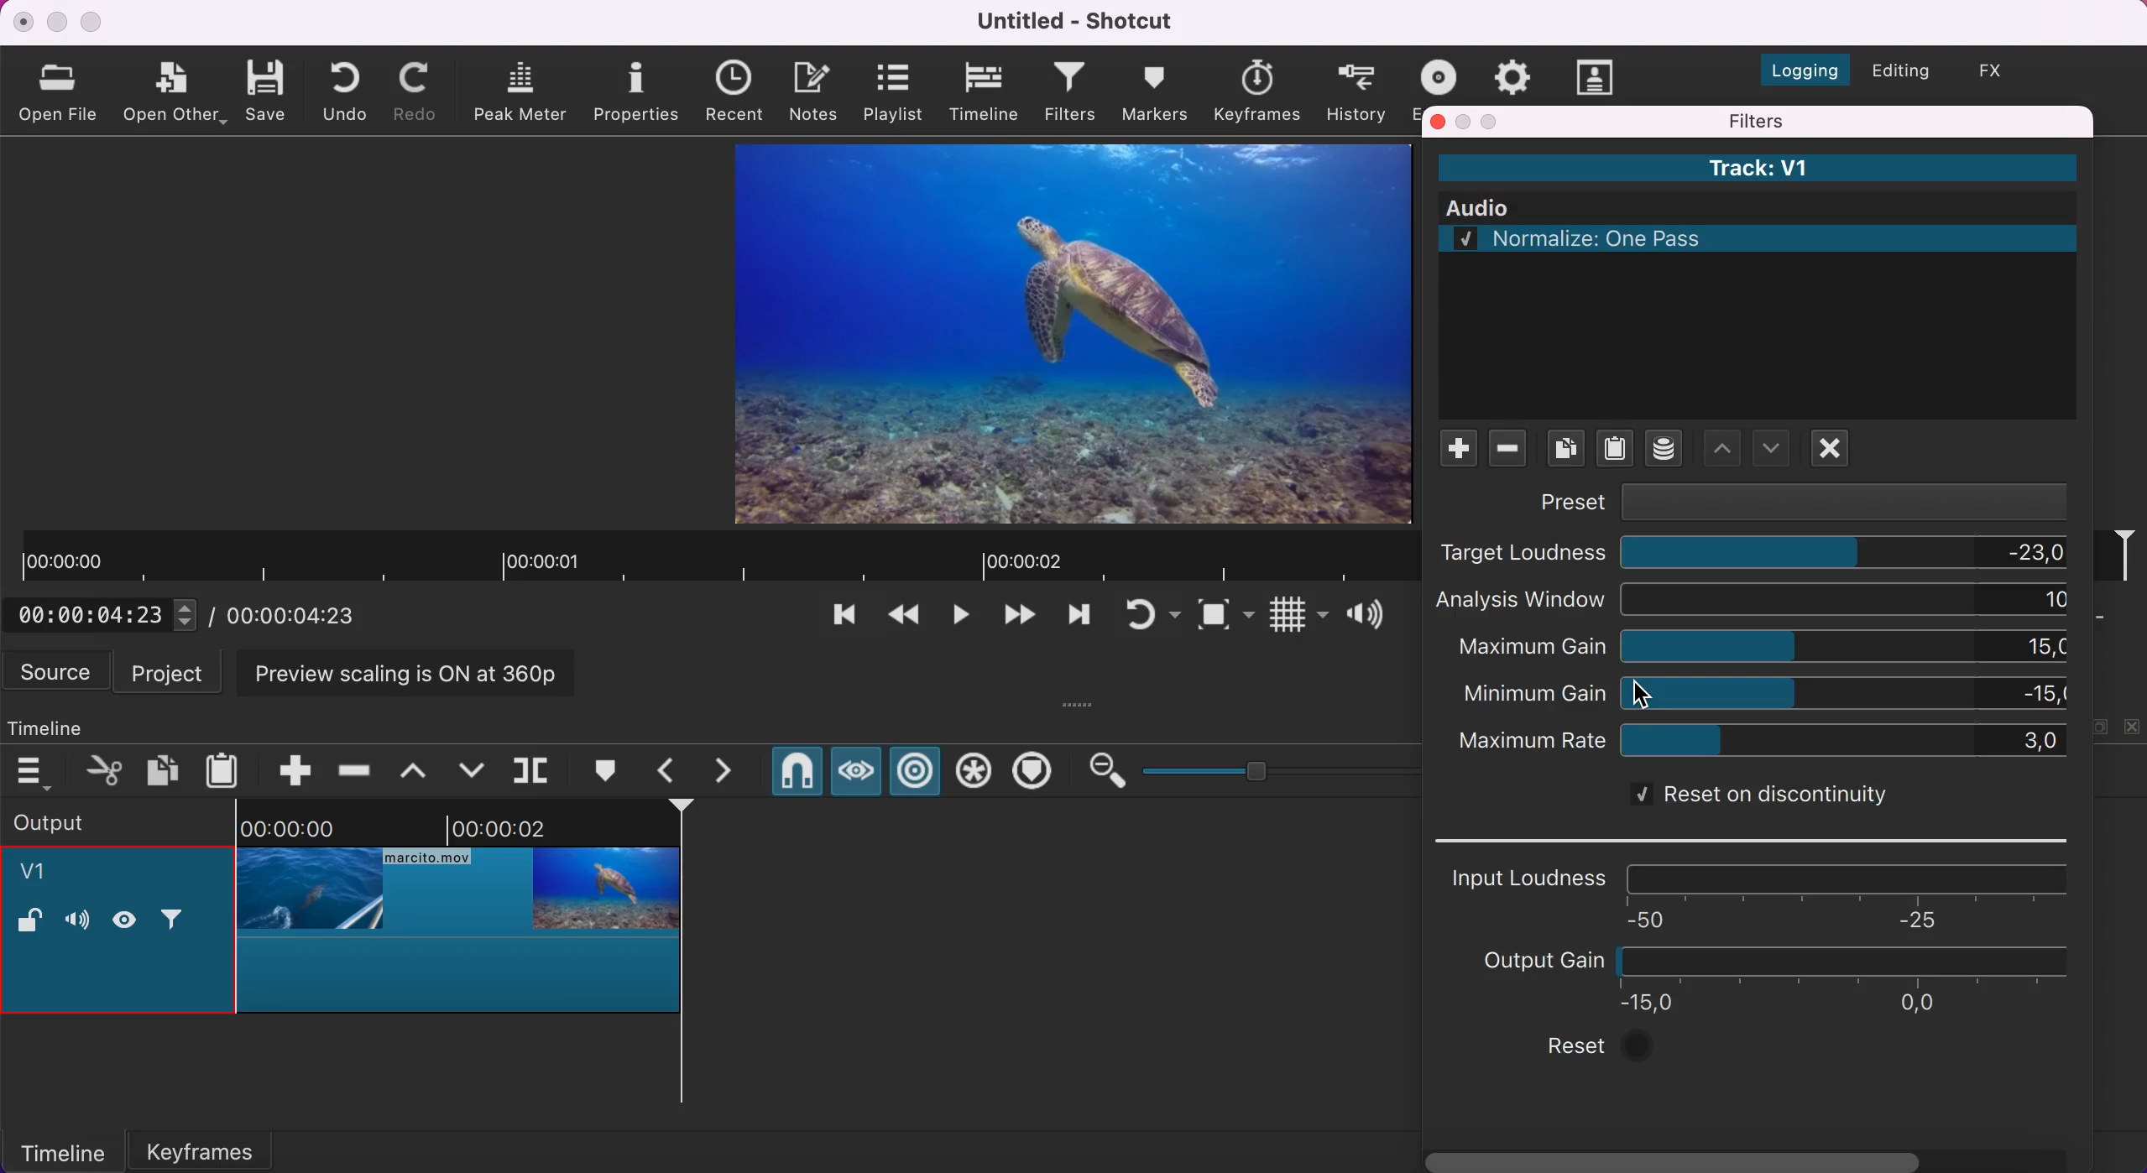 Image resolution: width=2147 pixels, height=1173 pixels. I want to click on minimize, so click(1465, 122).